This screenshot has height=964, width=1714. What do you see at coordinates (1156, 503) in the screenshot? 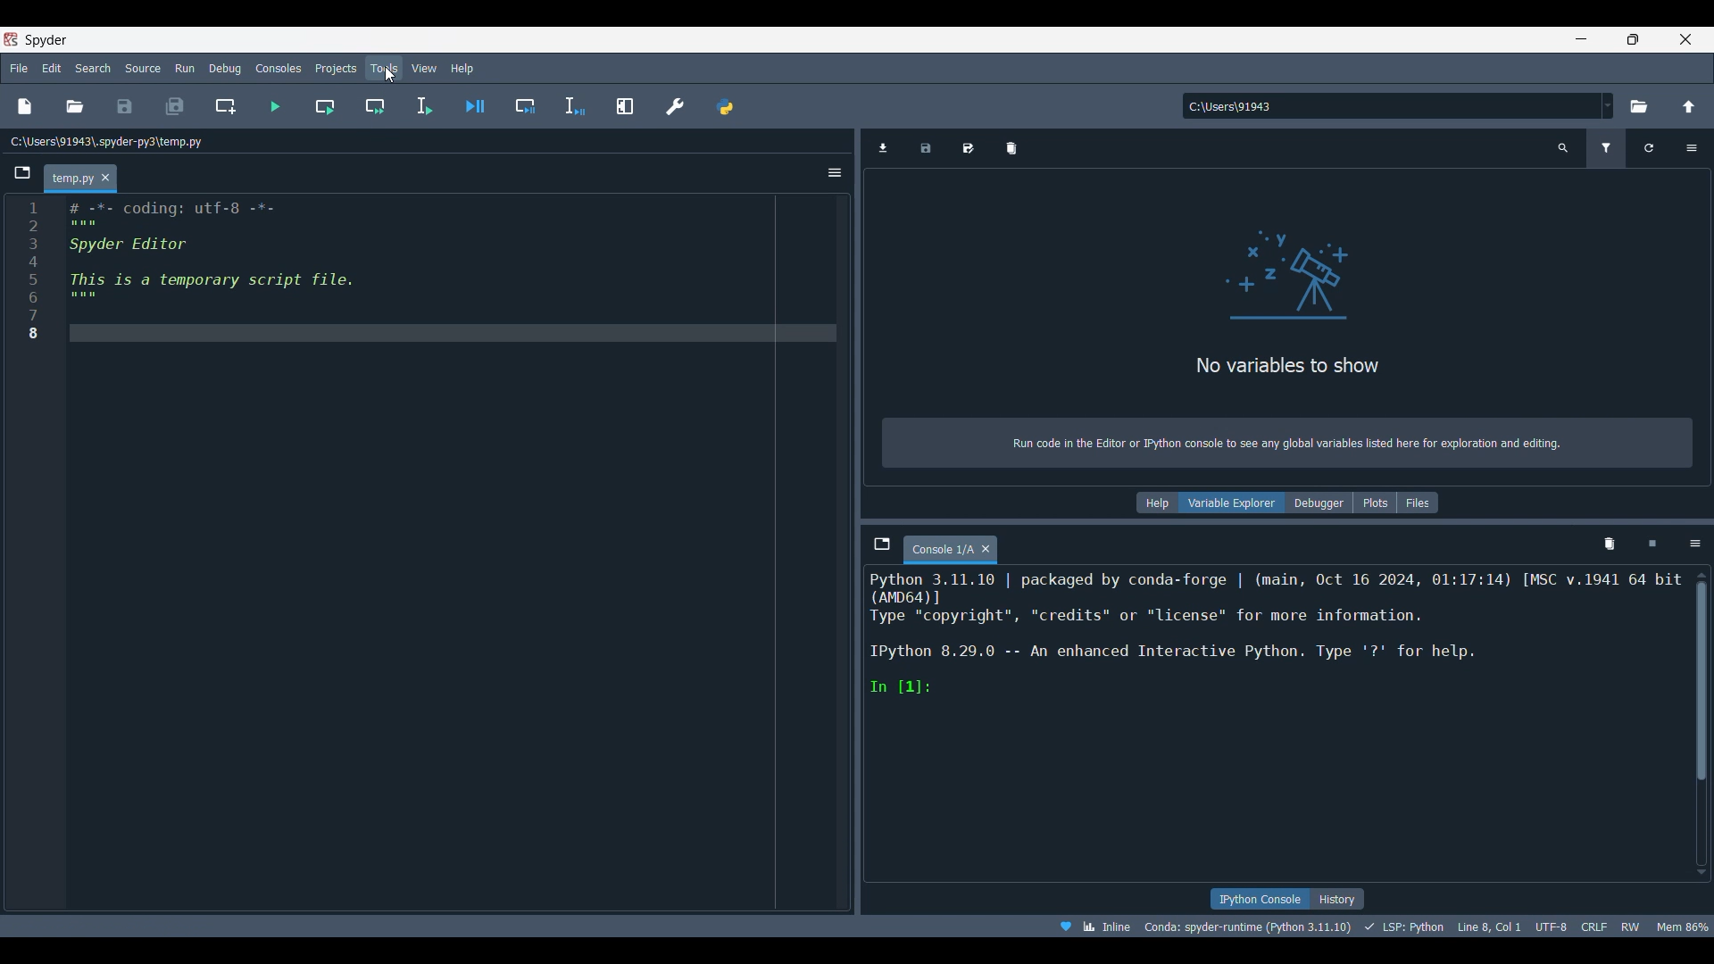
I see `Help` at bounding box center [1156, 503].